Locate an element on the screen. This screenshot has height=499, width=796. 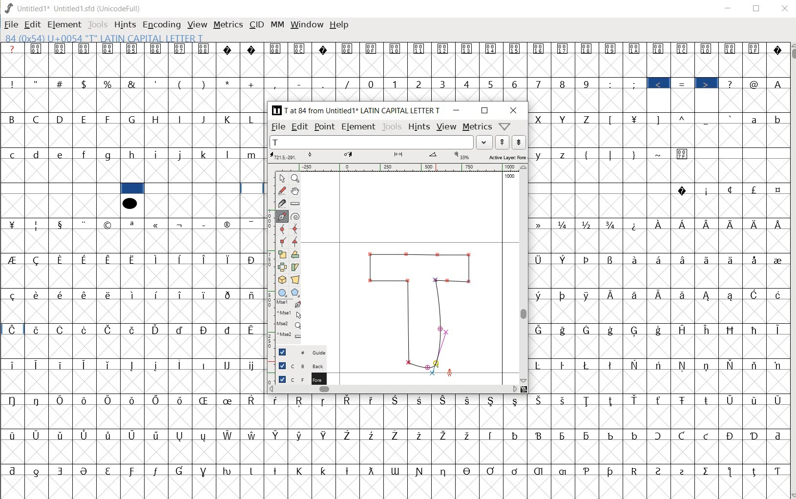
Symbol is located at coordinates (516, 49).